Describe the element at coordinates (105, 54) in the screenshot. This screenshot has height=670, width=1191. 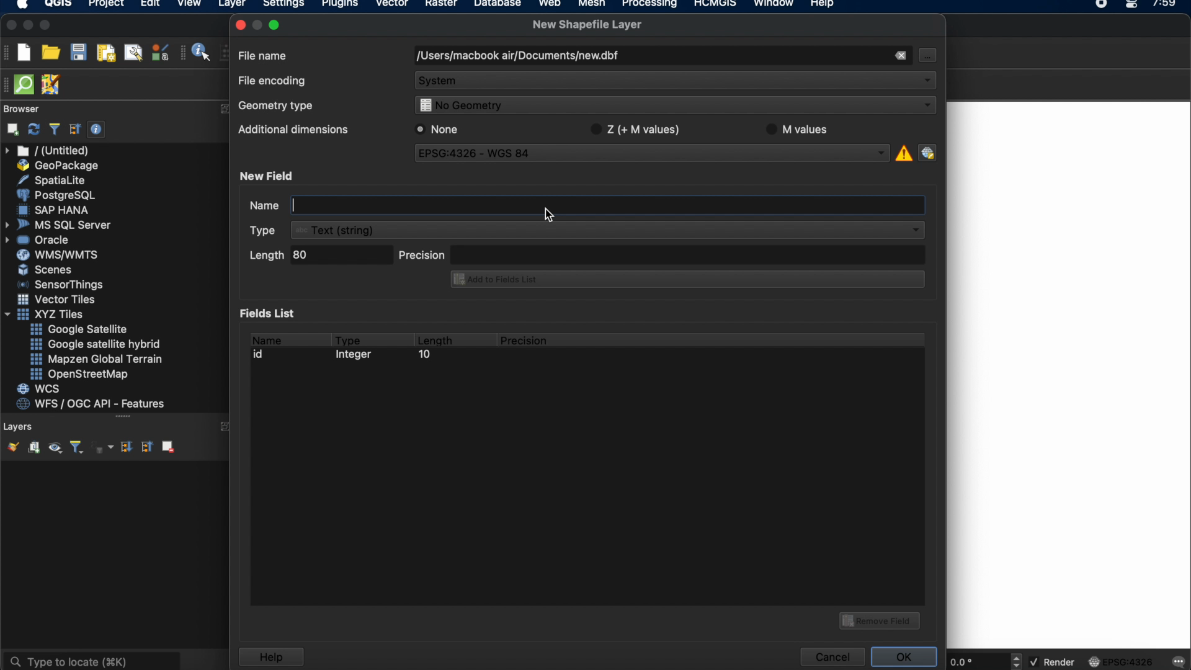
I see `new paint layout` at that location.